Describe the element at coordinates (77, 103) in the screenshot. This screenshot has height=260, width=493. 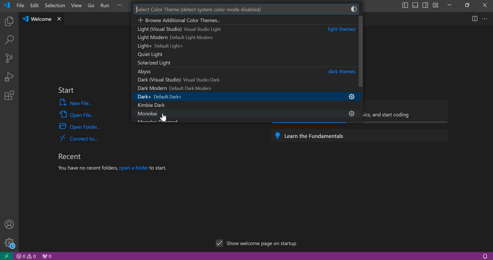
I see `new file` at that location.